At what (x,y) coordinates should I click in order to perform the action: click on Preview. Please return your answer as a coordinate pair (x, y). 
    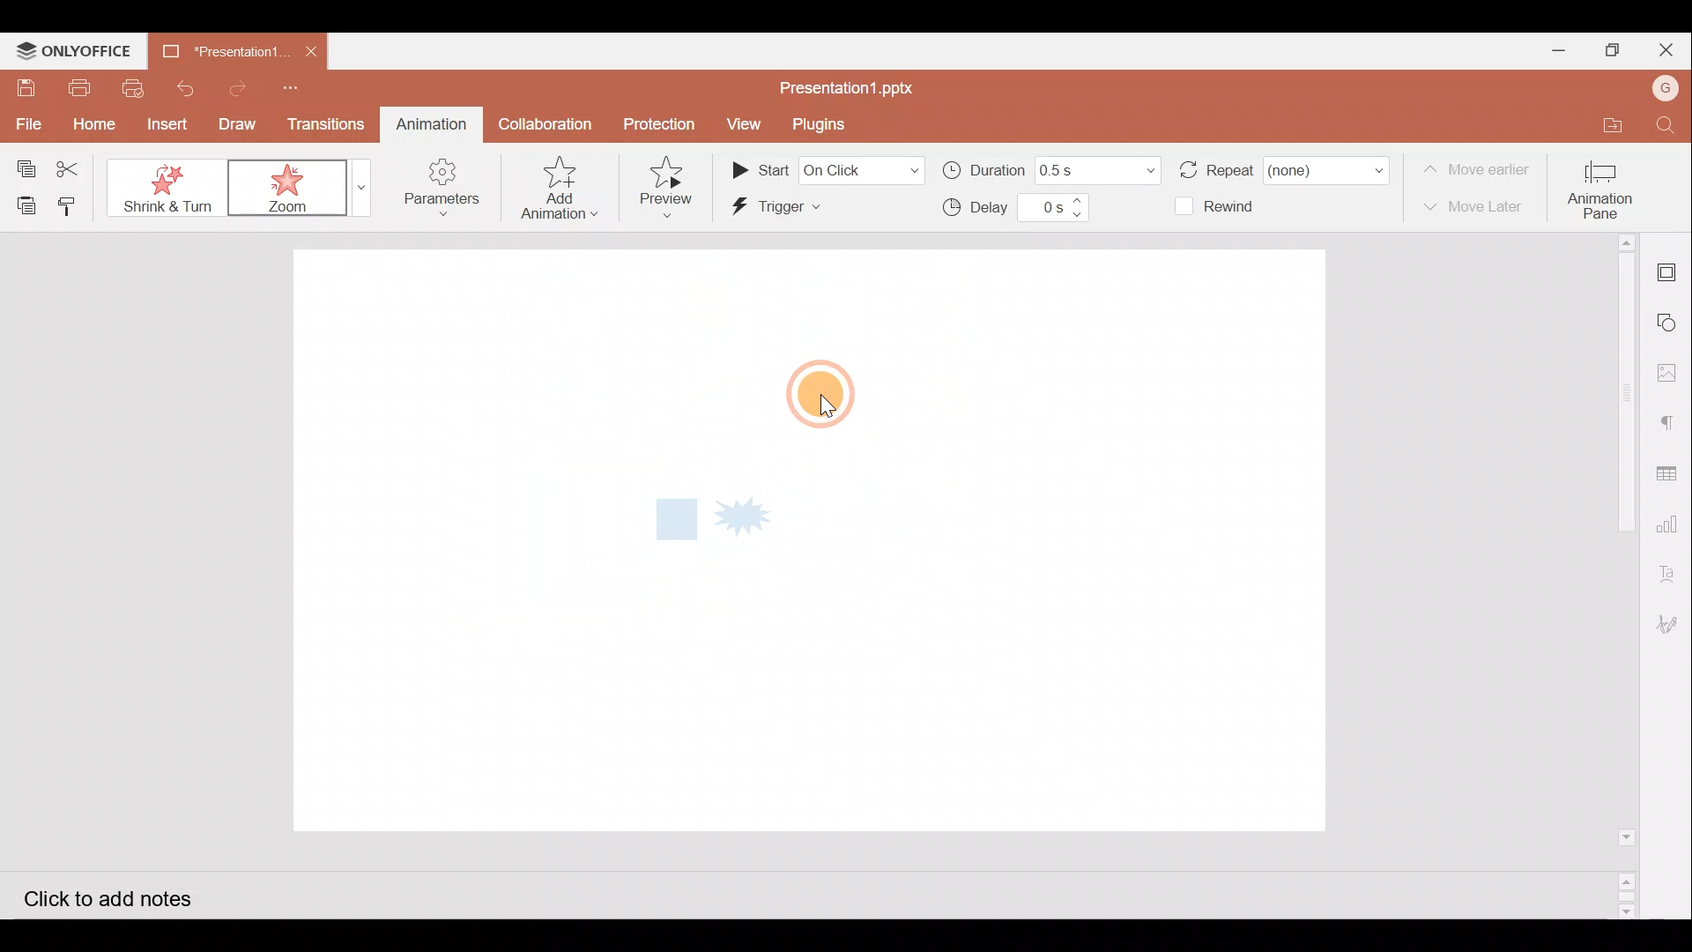
    Looking at the image, I should click on (667, 180).